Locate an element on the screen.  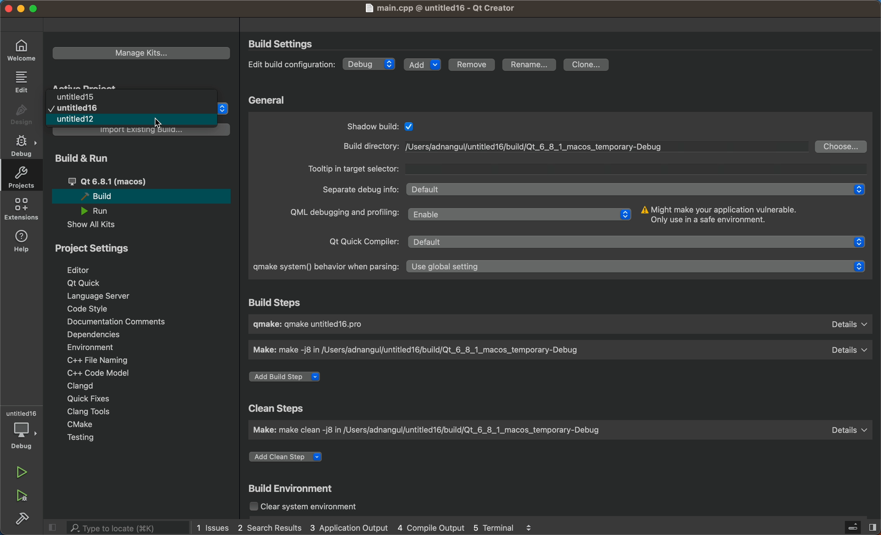
debug is located at coordinates (371, 65).